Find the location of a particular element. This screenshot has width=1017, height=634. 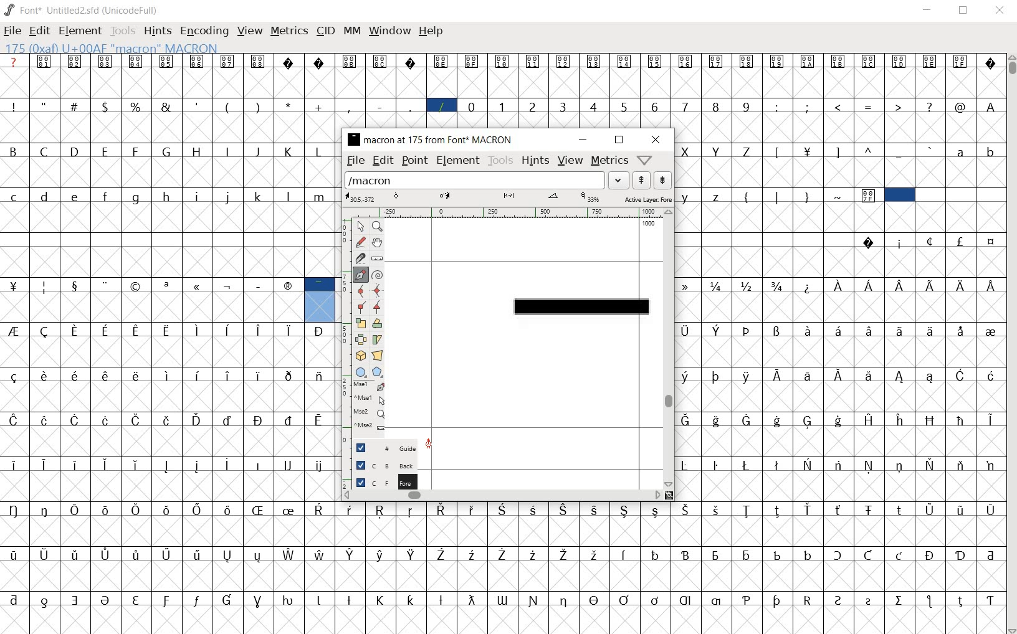

B is located at coordinates (14, 150).